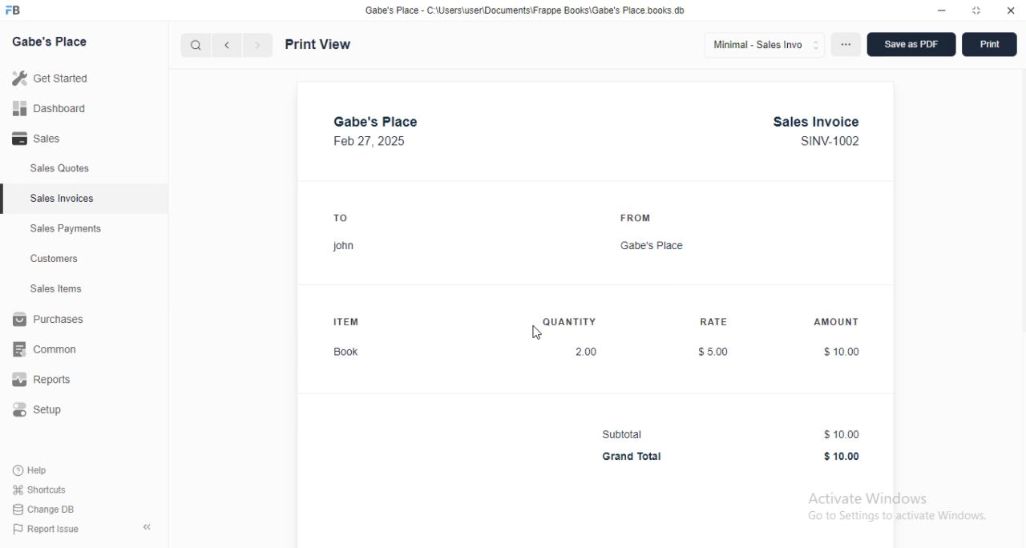  What do you see at coordinates (63, 199) in the screenshot?
I see `sales invoices` at bounding box center [63, 199].